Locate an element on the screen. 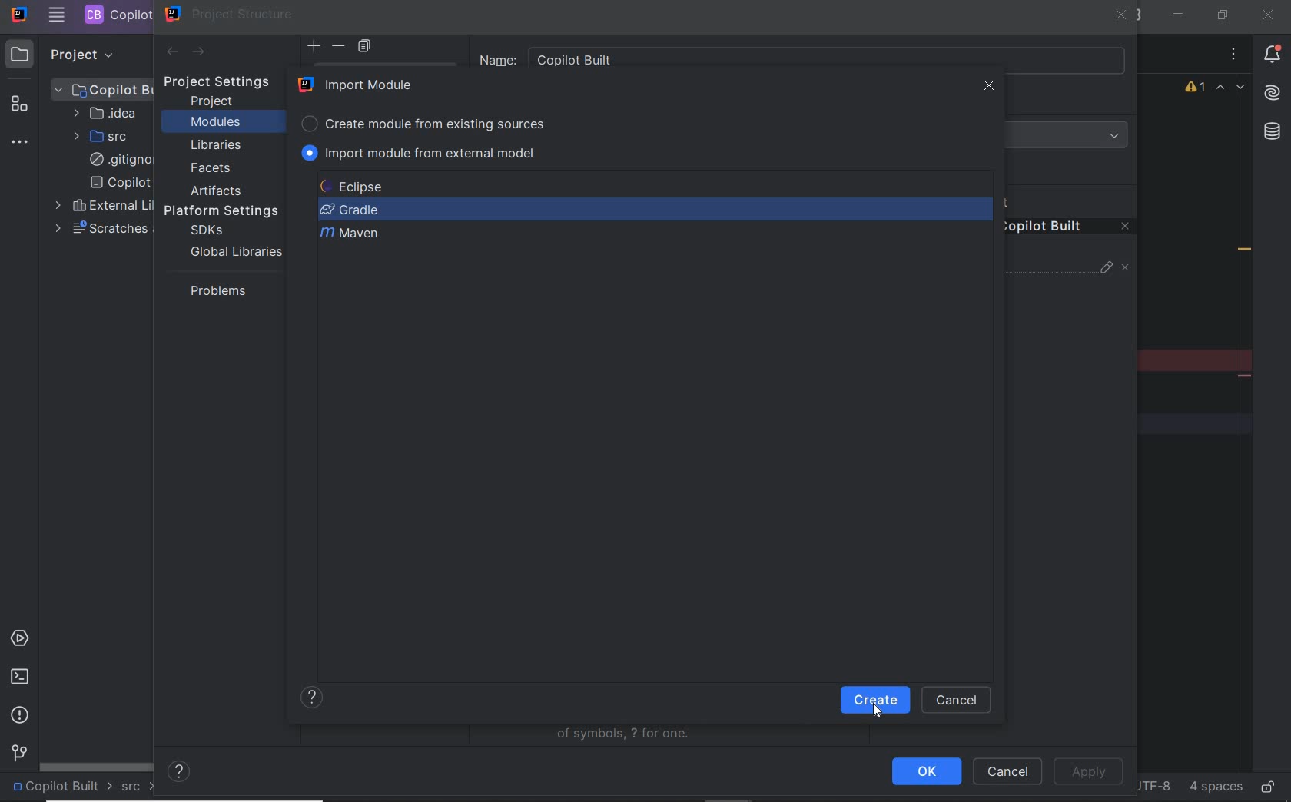  global libraries is located at coordinates (234, 251).